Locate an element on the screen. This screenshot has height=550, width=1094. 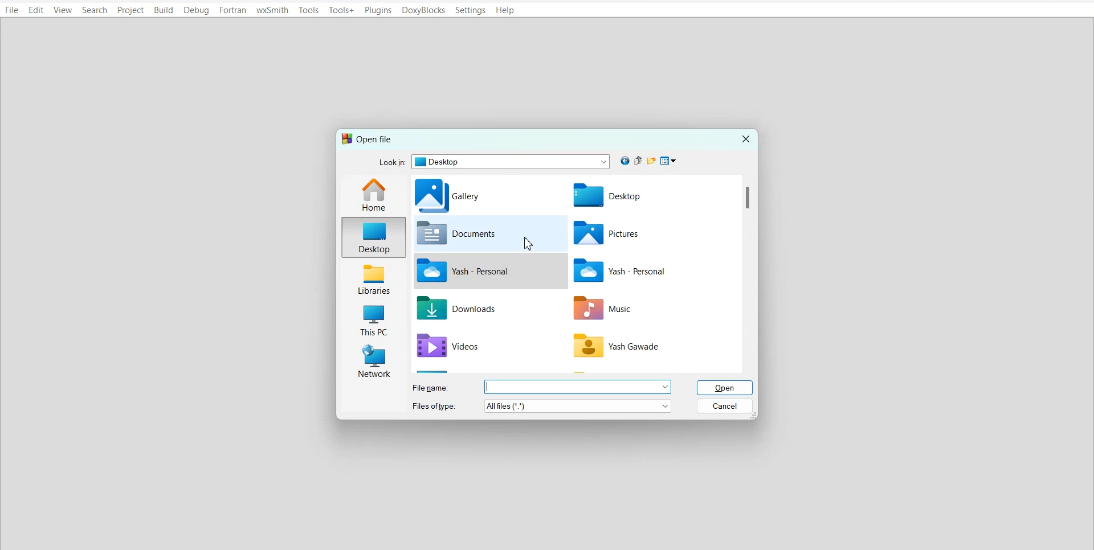
more options is located at coordinates (580, 388).